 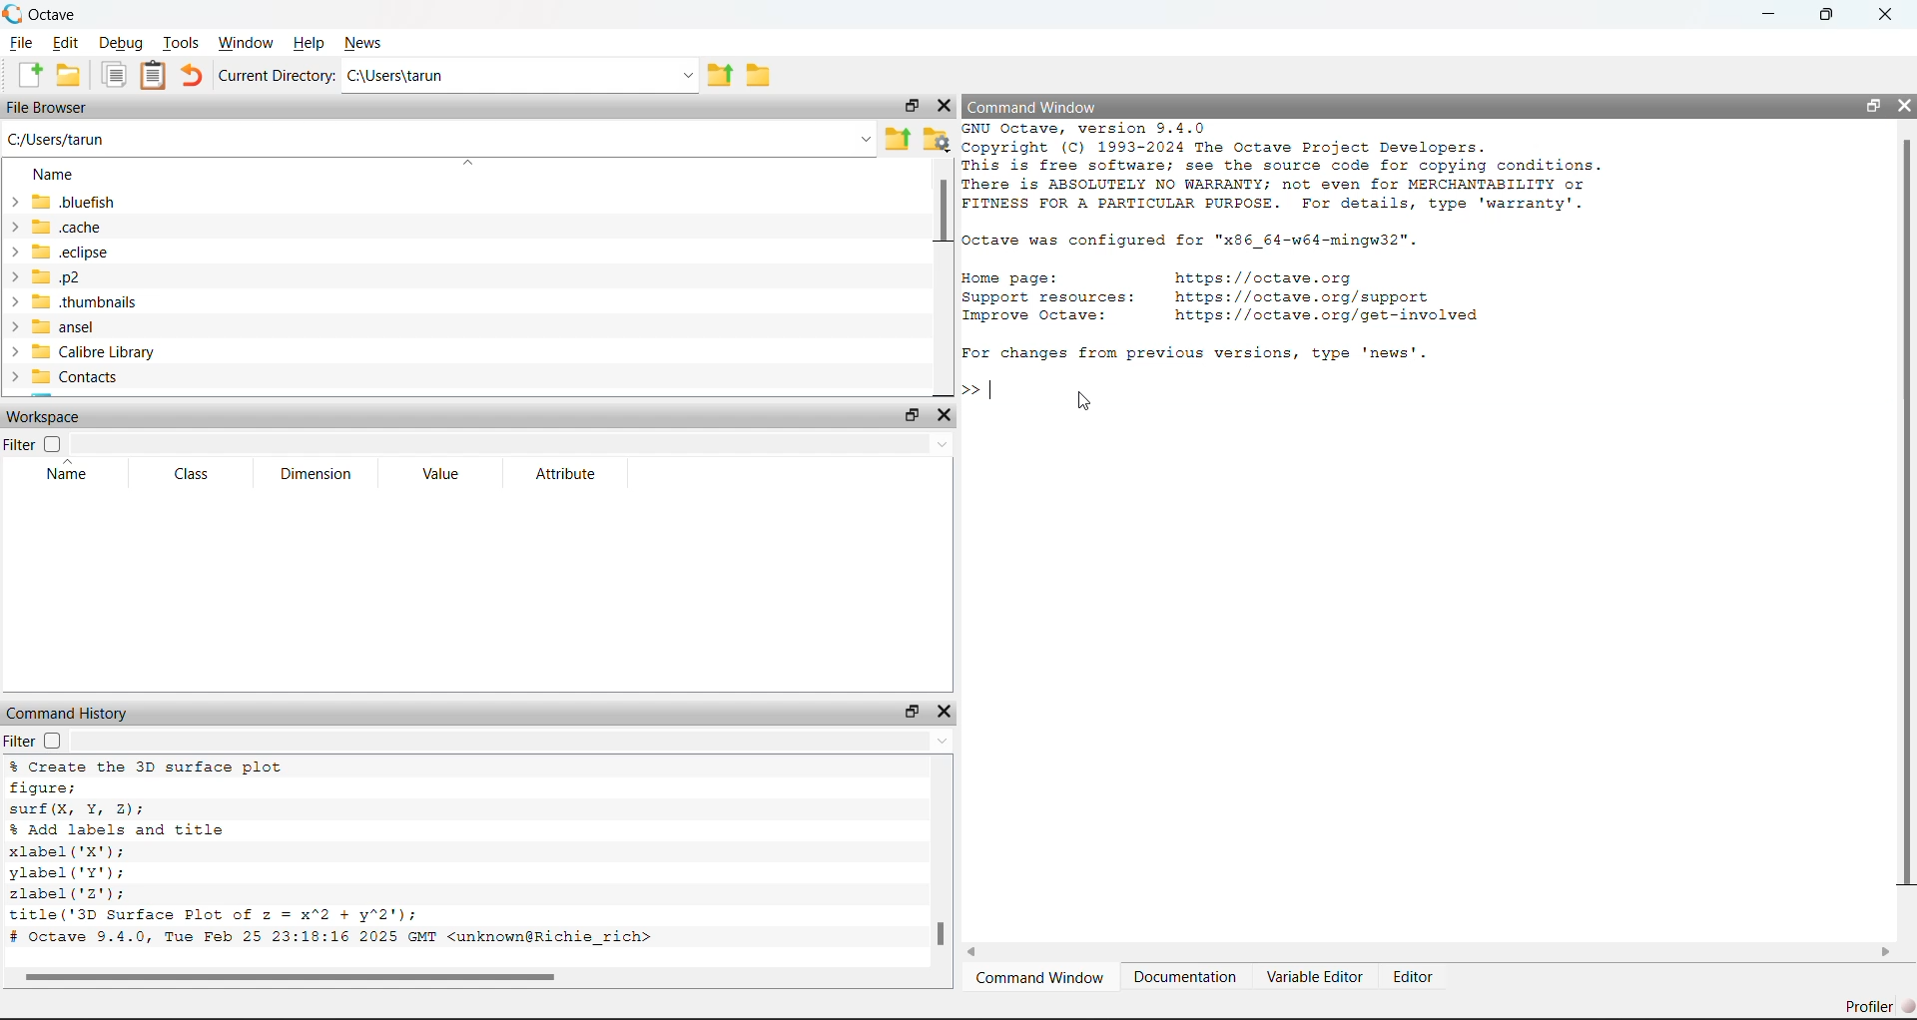 What do you see at coordinates (439, 474) in the screenshot?
I see `Value` at bounding box center [439, 474].